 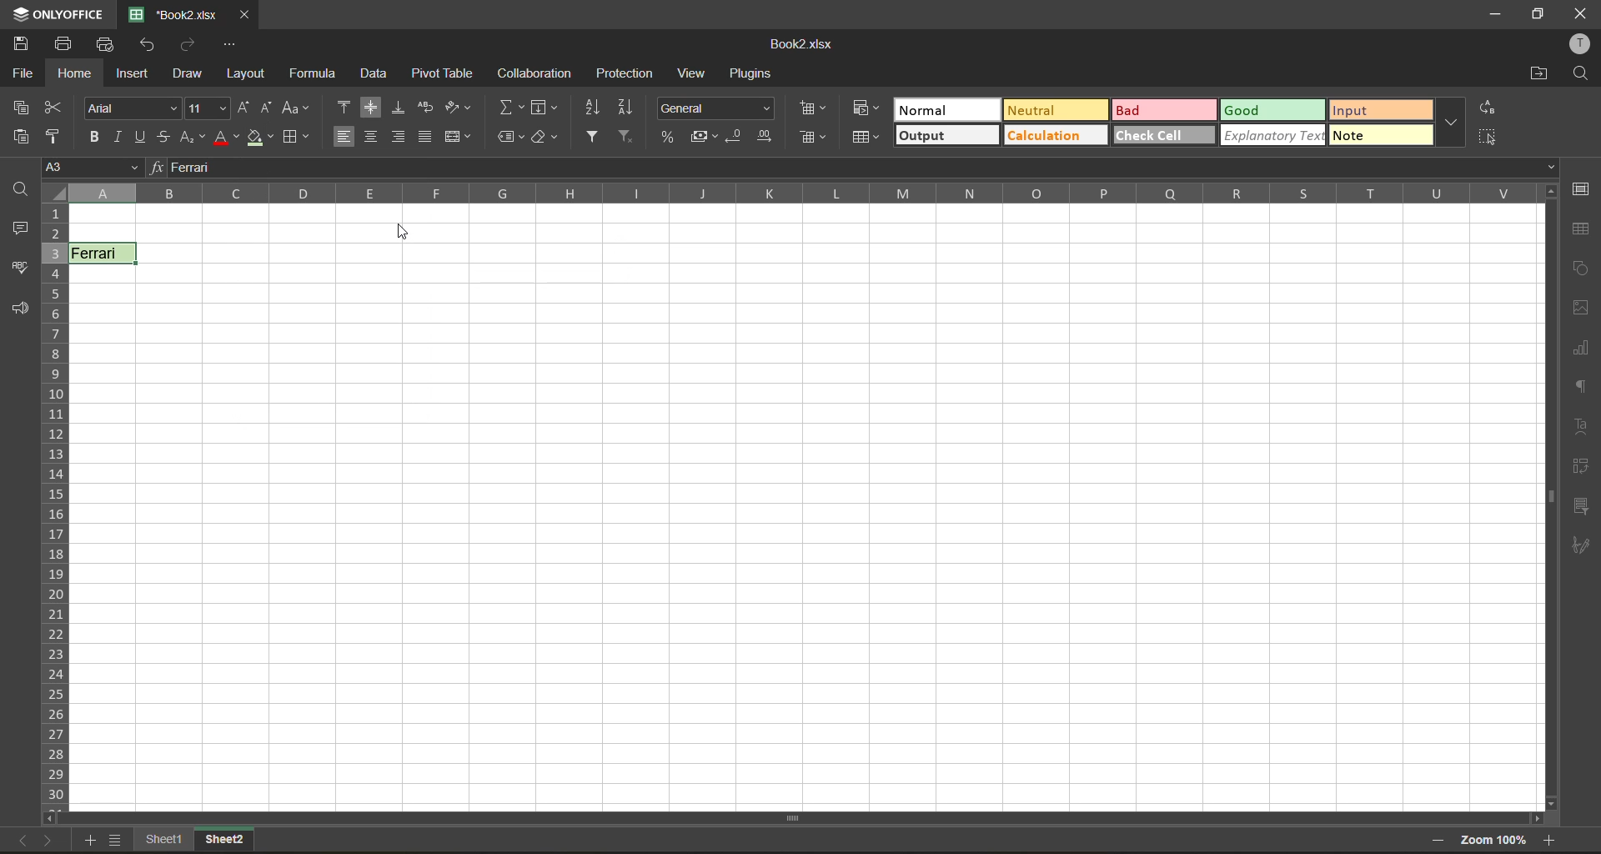 I want to click on percent, so click(x=665, y=136).